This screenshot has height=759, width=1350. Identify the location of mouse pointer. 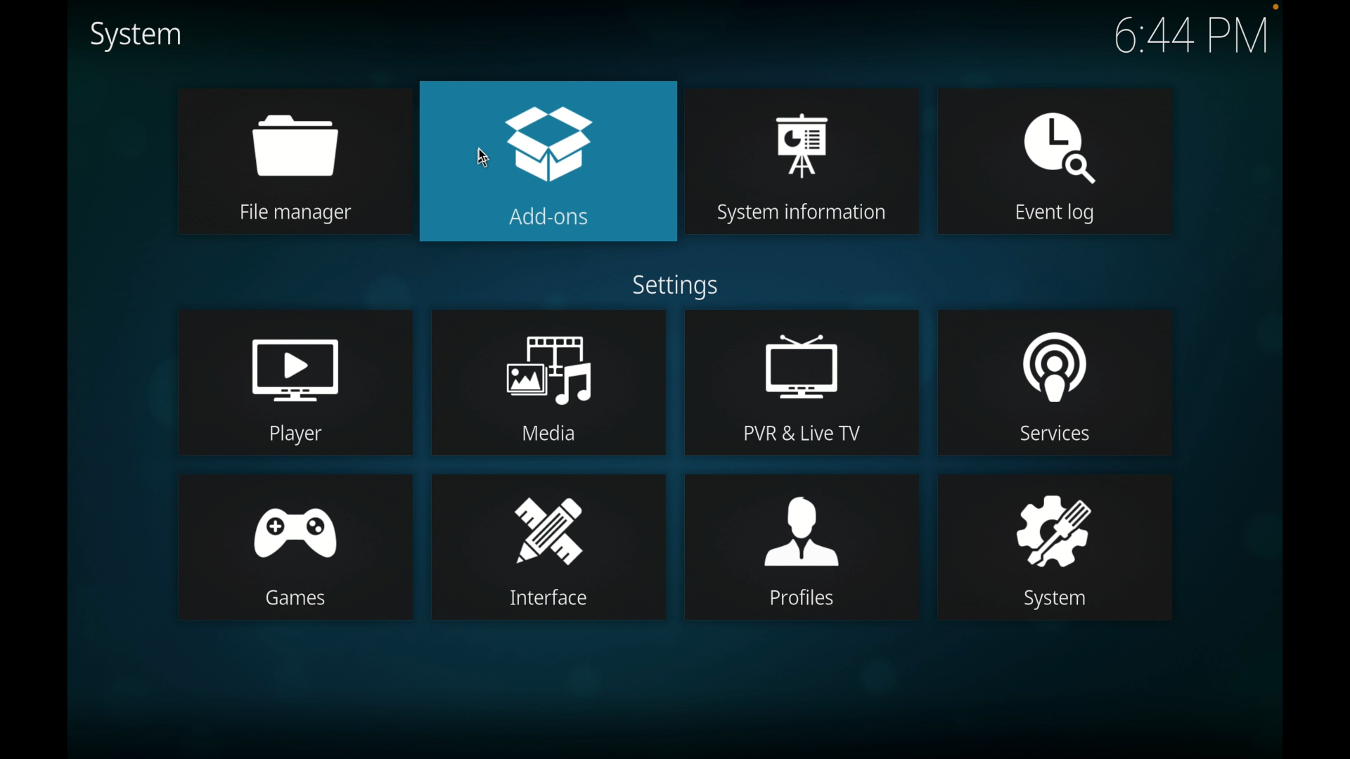
(480, 155).